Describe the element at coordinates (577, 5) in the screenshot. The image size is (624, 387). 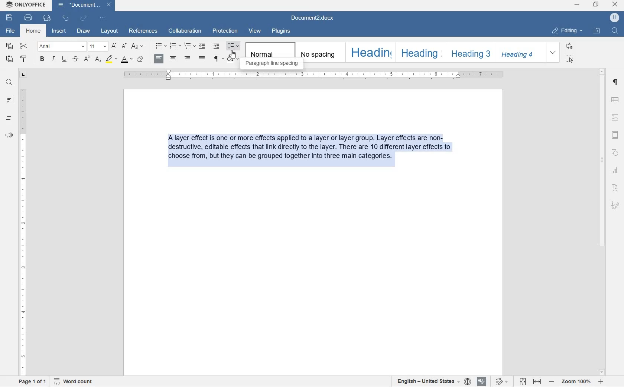
I see `minimize` at that location.